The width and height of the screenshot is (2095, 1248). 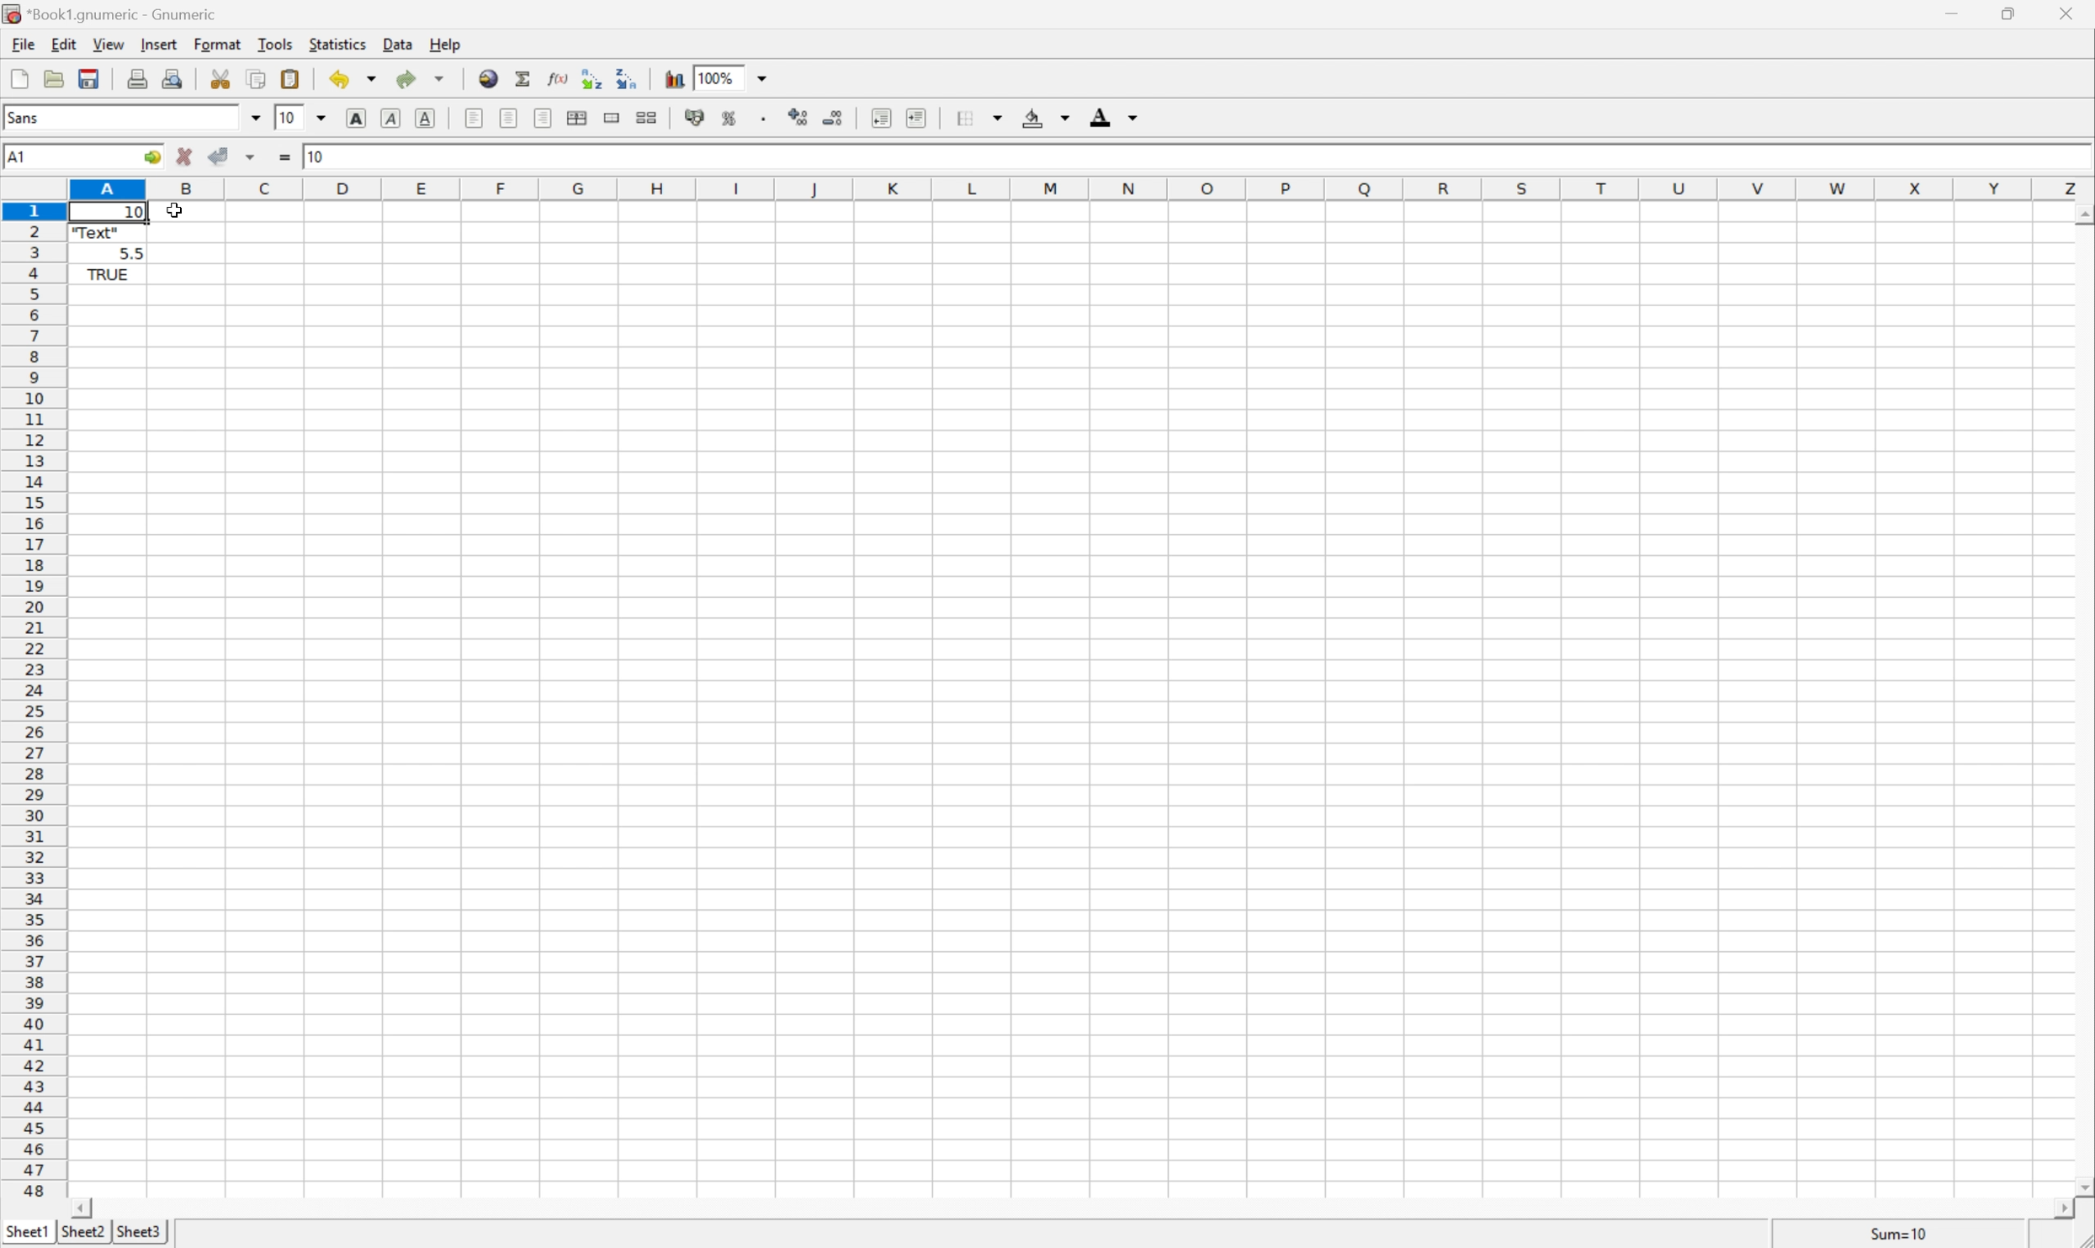 I want to click on Sheet1, so click(x=25, y=1233).